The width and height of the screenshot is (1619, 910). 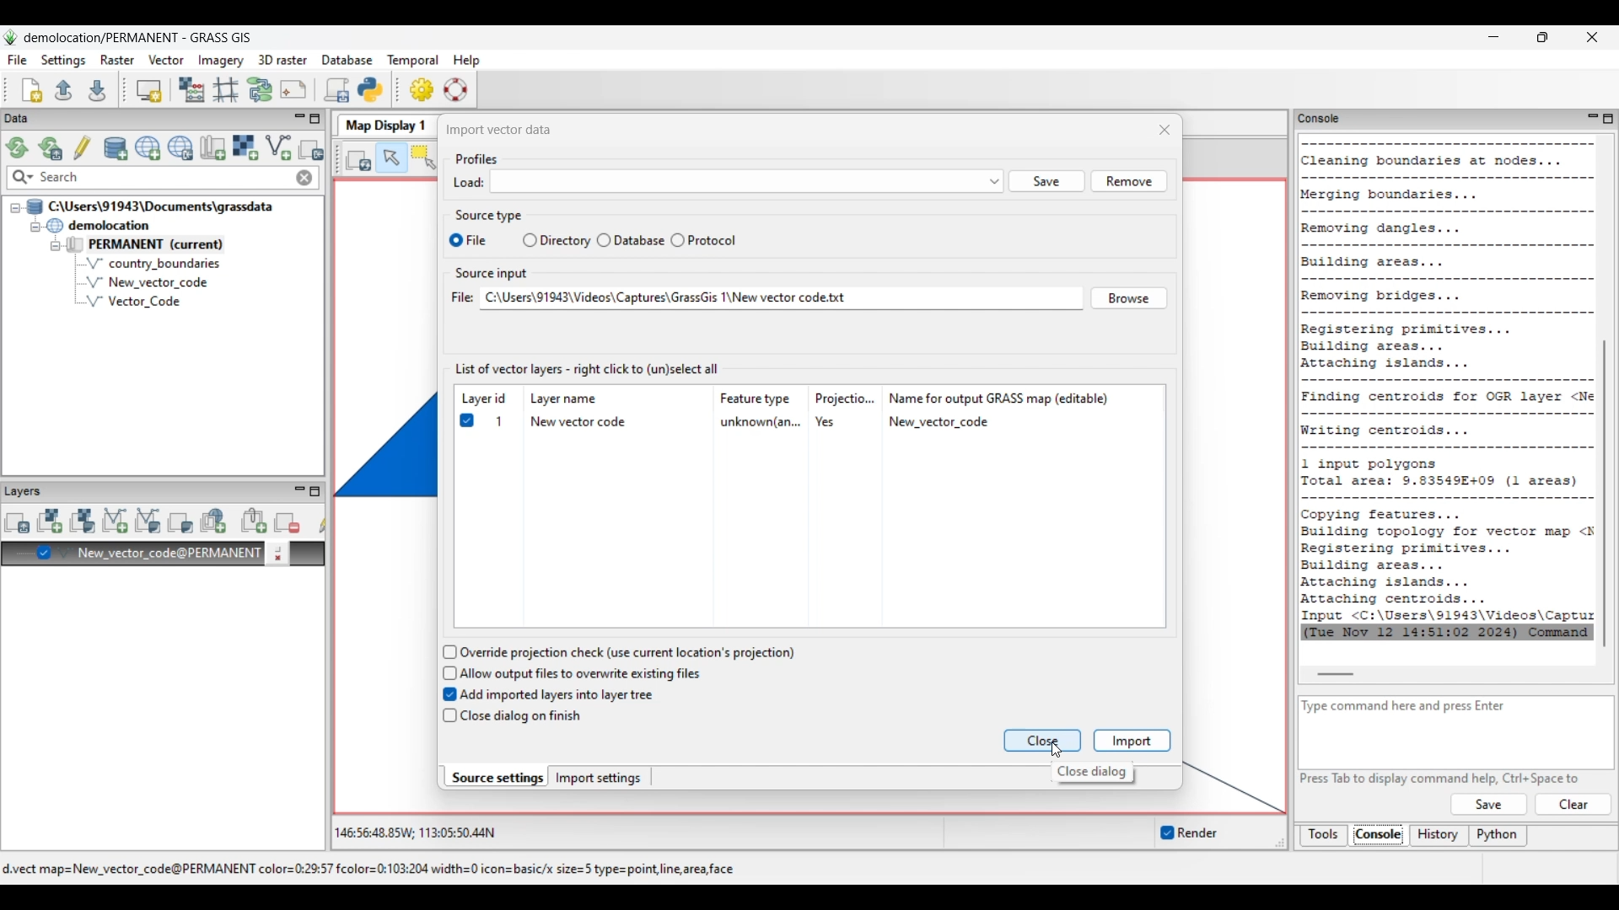 I want to click on Temporal menu, so click(x=412, y=61).